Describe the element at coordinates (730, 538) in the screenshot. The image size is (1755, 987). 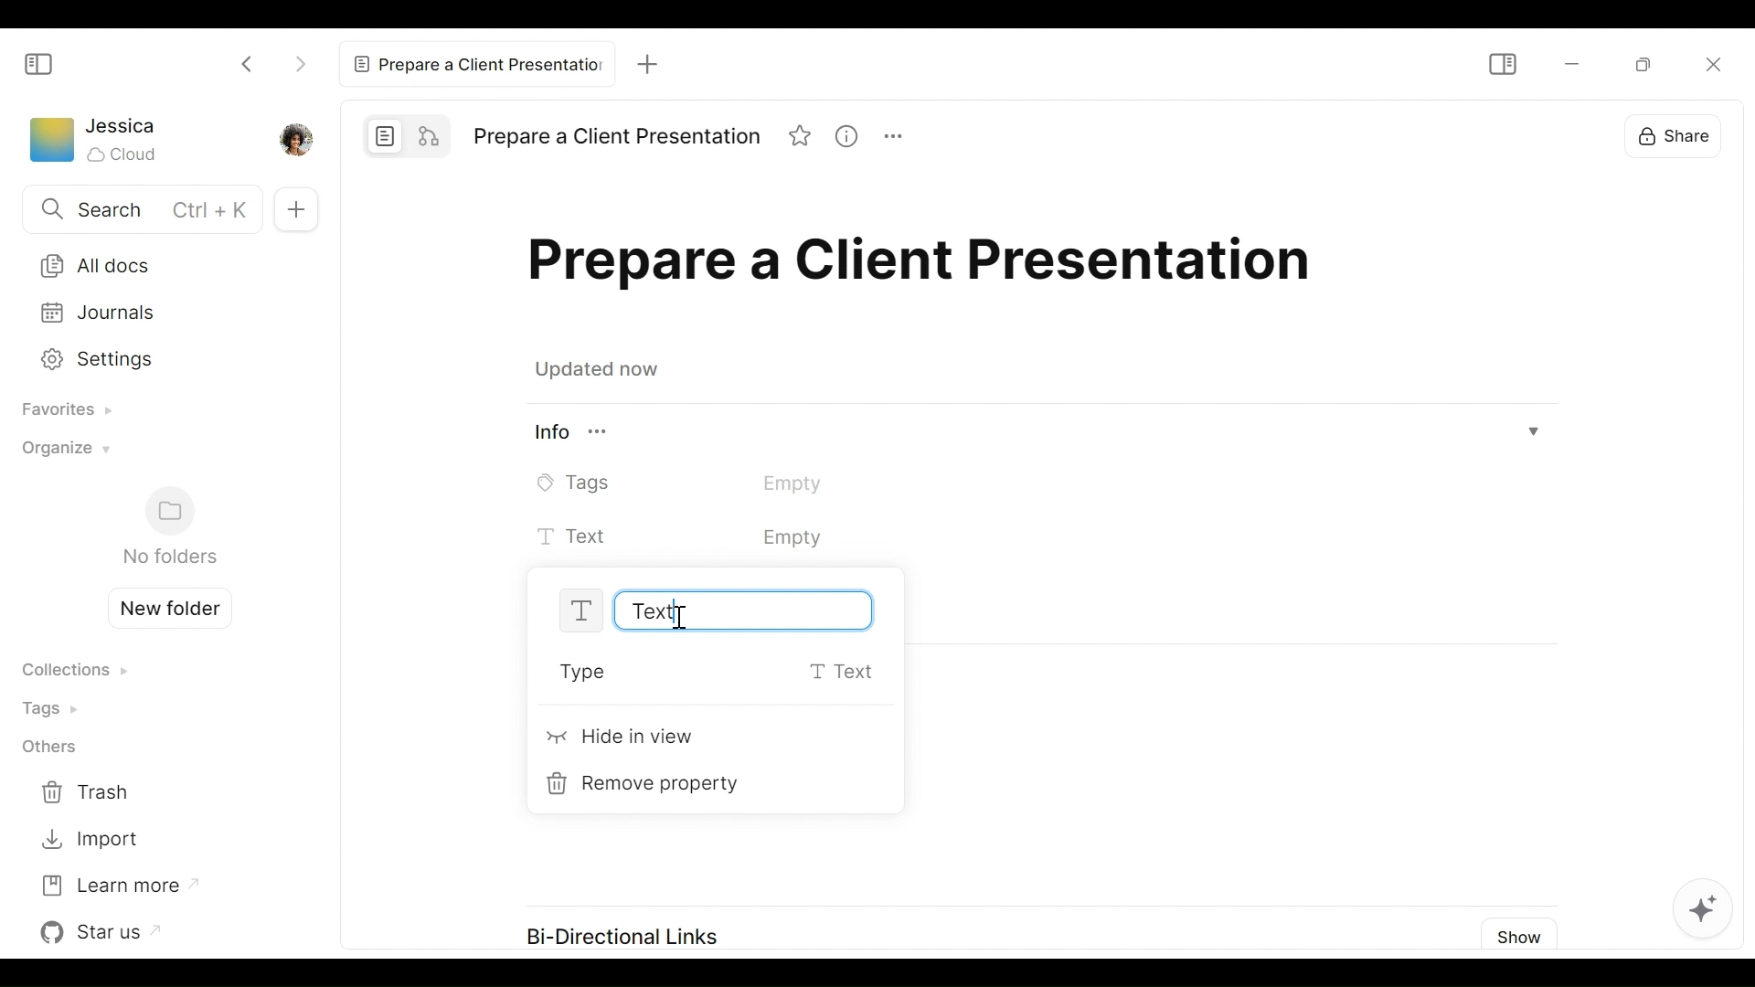
I see `Text` at that location.